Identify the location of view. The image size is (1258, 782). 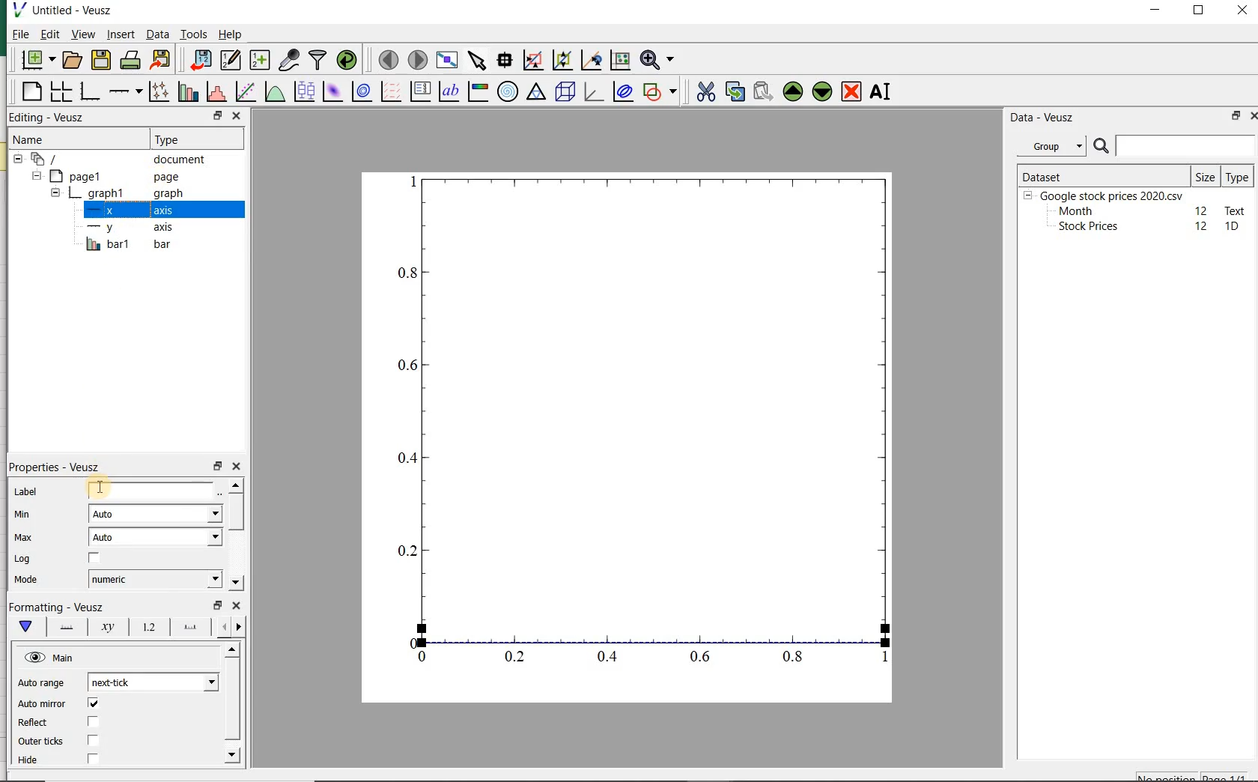
(83, 35).